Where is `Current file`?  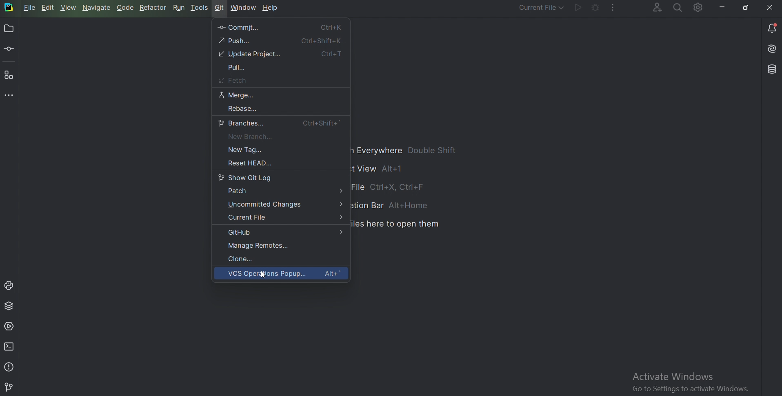 Current file is located at coordinates (282, 217).